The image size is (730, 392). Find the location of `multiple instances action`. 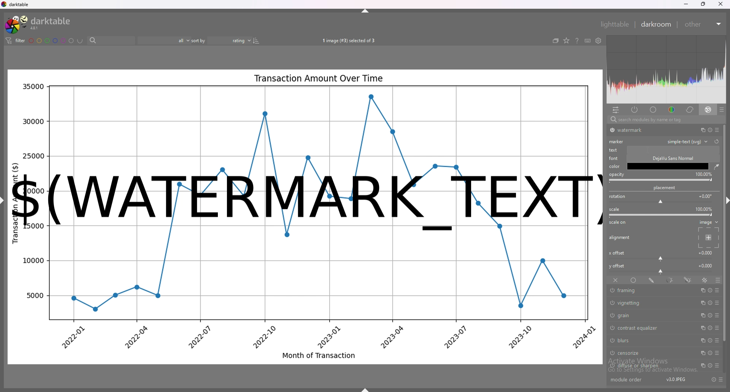

multiple instances action is located at coordinates (700, 366).